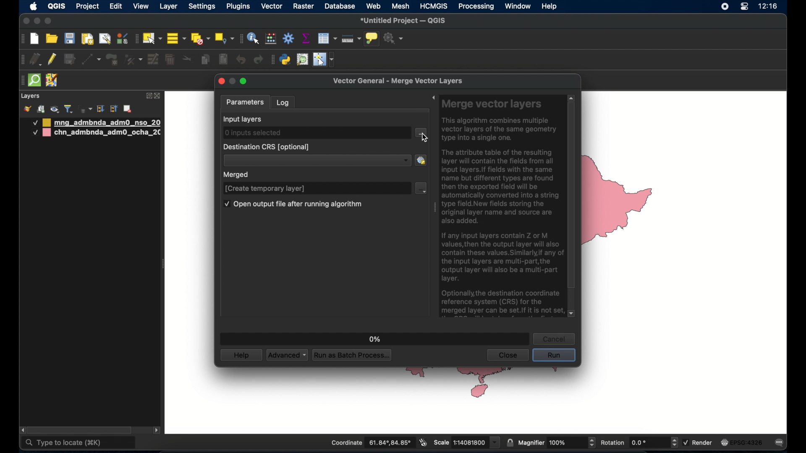  I want to click on toolbox, so click(289, 39).